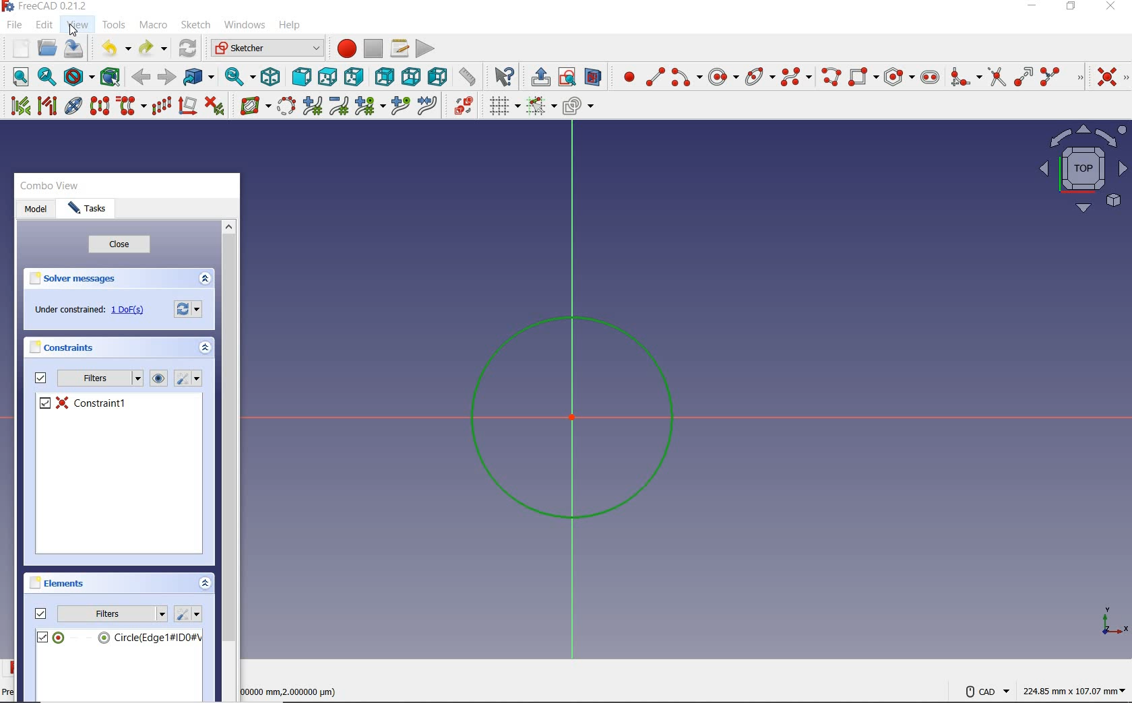 This screenshot has height=703, width=1132. What do you see at coordinates (381, 75) in the screenshot?
I see `rear` at bounding box center [381, 75].